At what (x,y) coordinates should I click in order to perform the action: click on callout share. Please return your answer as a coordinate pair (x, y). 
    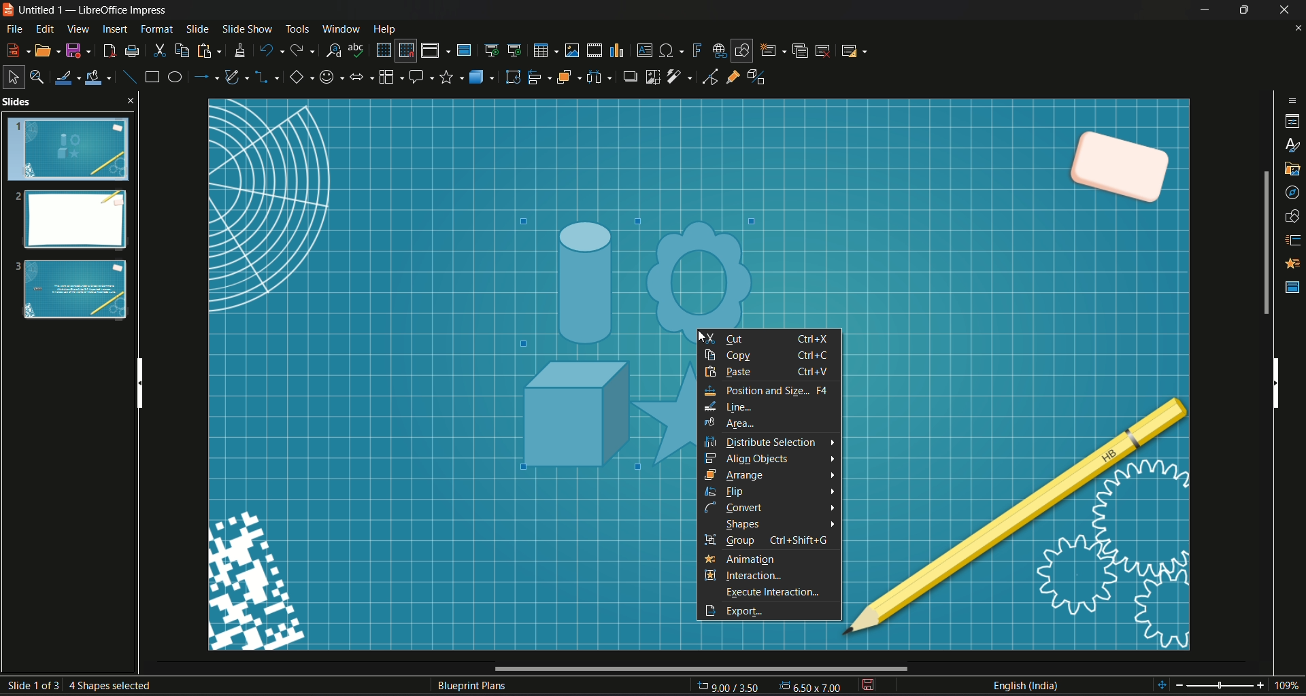
    Looking at the image, I should click on (421, 76).